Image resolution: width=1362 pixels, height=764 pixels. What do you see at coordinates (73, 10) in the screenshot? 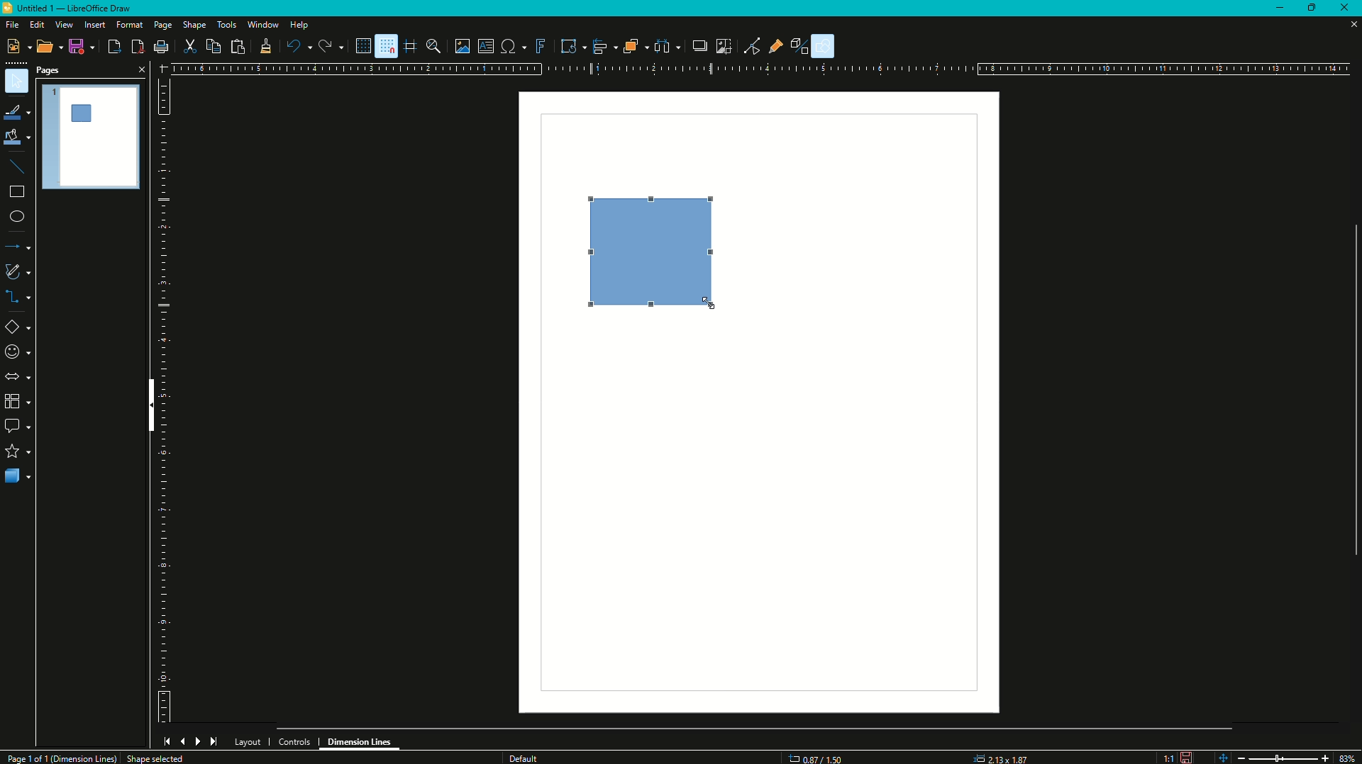
I see `Untitled` at bounding box center [73, 10].